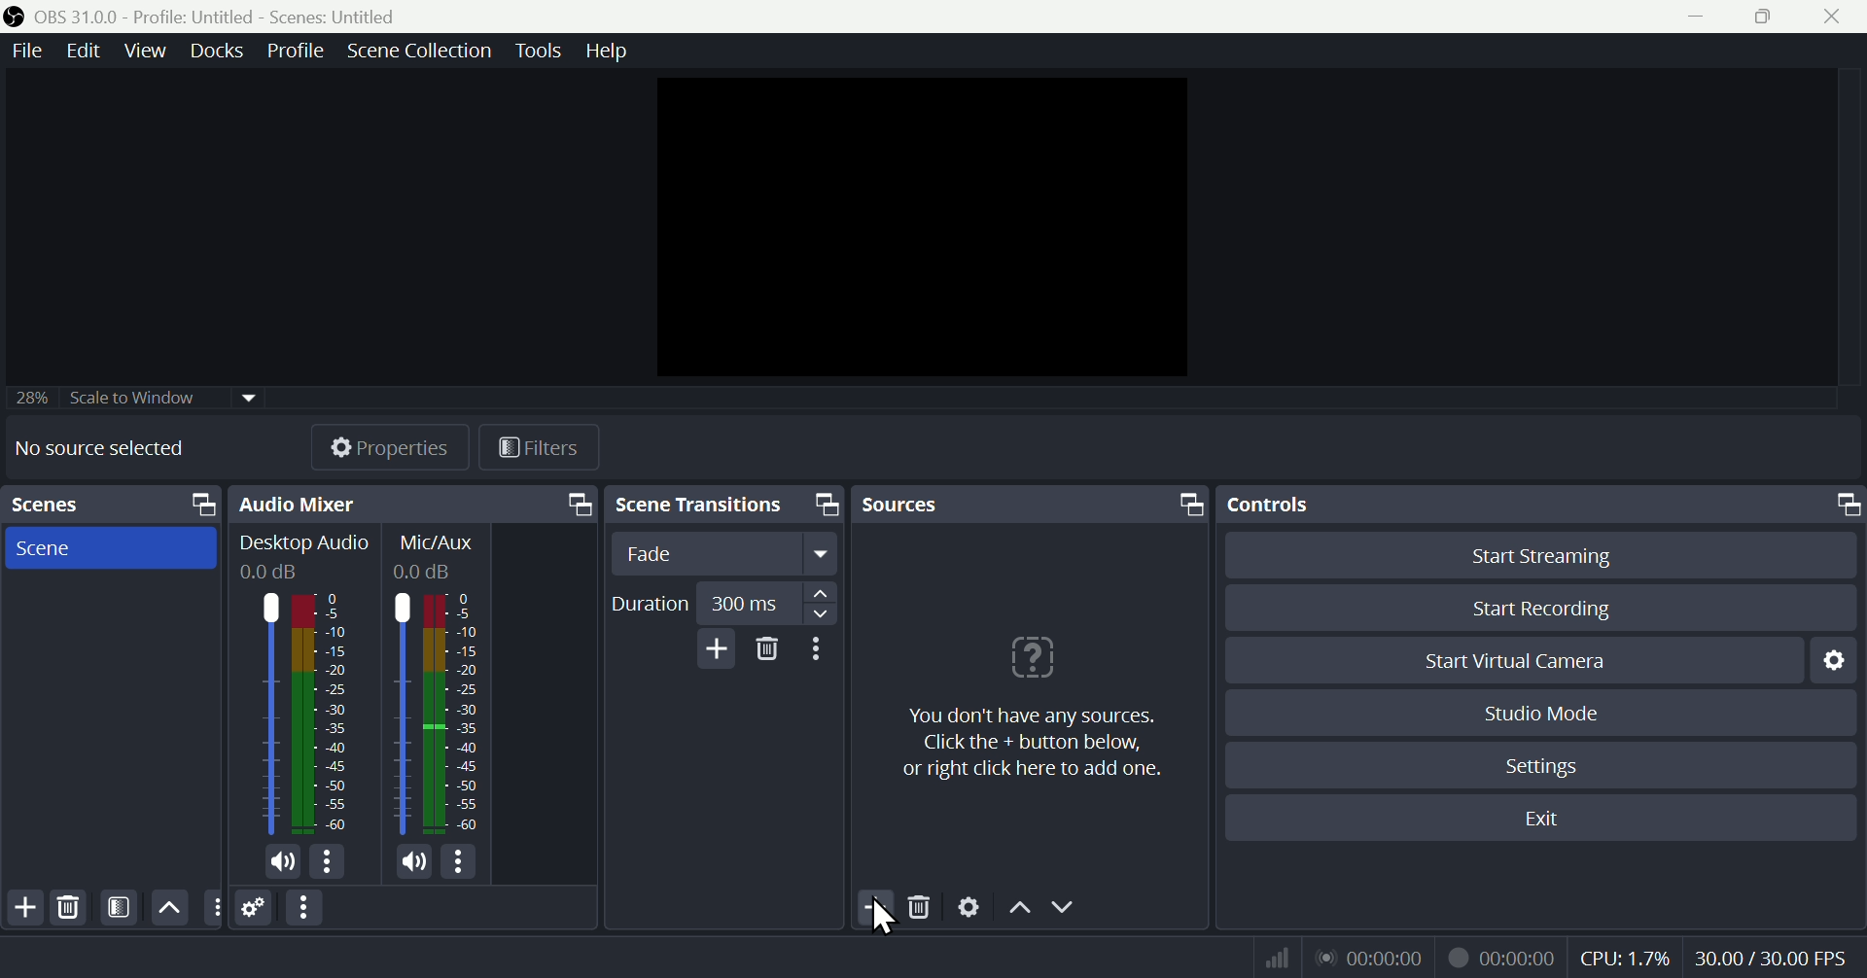 The height and width of the screenshot is (978, 1867). What do you see at coordinates (1771, 960) in the screenshot?
I see `Frame Per Second` at bounding box center [1771, 960].